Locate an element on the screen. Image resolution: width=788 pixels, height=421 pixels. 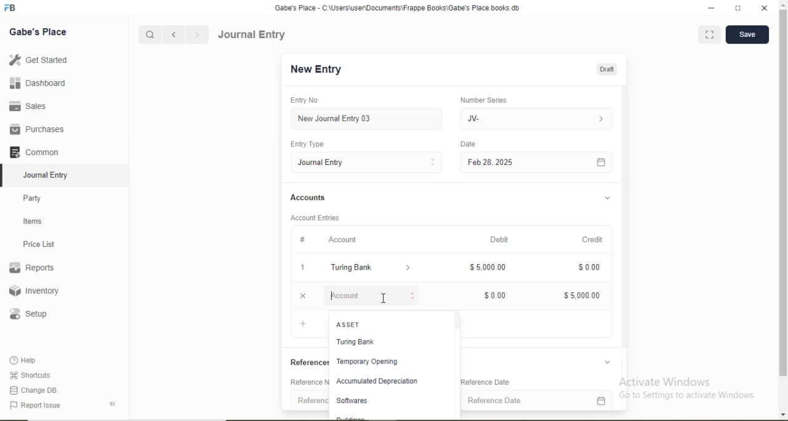
Help is located at coordinates (24, 360).